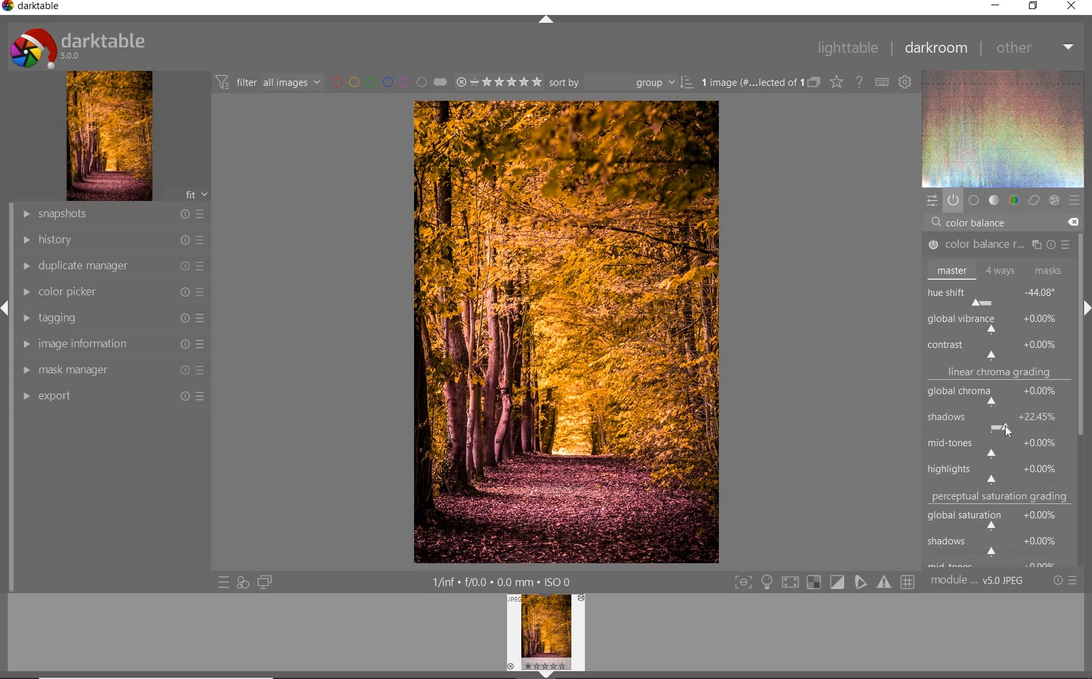 This screenshot has width=1092, height=679. What do you see at coordinates (504, 582) in the screenshot?
I see `other interface detail` at bounding box center [504, 582].